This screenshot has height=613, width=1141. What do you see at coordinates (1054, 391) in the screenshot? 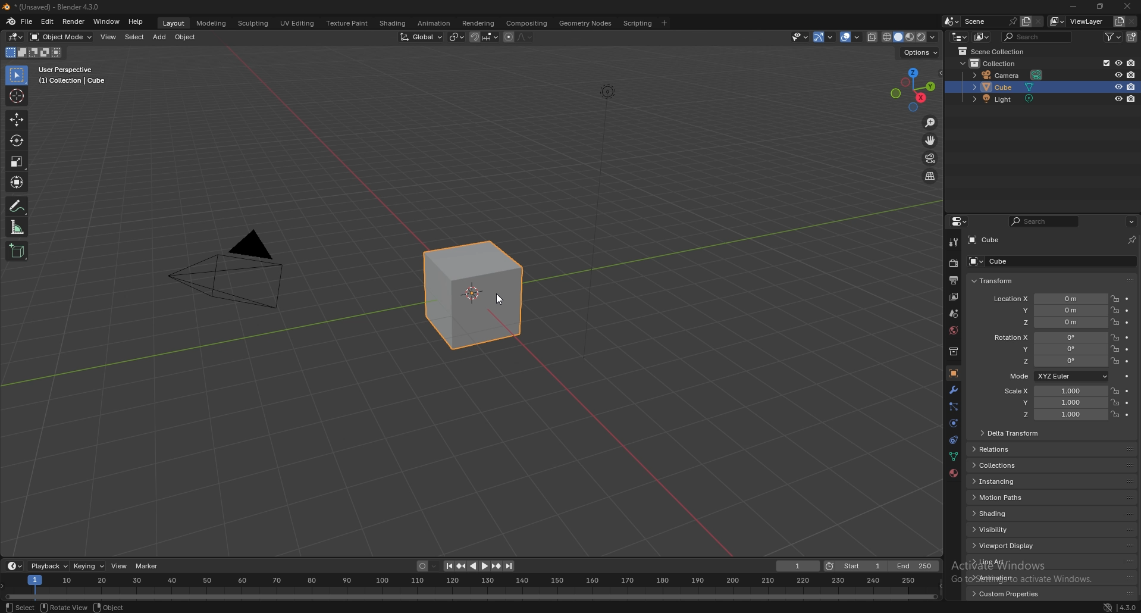
I see `scale x` at bounding box center [1054, 391].